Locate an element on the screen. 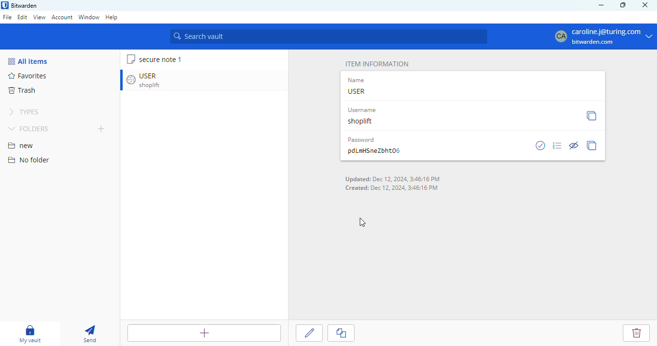  favorites is located at coordinates (26, 76).